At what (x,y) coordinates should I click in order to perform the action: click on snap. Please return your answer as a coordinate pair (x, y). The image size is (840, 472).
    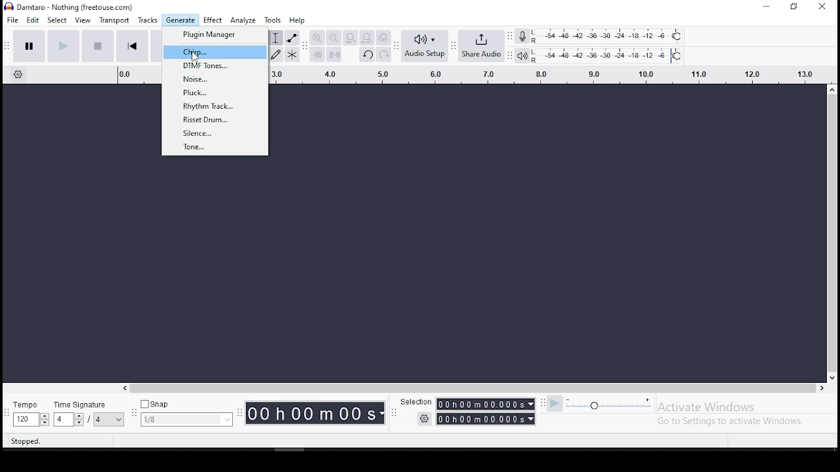
    Looking at the image, I should click on (186, 412).